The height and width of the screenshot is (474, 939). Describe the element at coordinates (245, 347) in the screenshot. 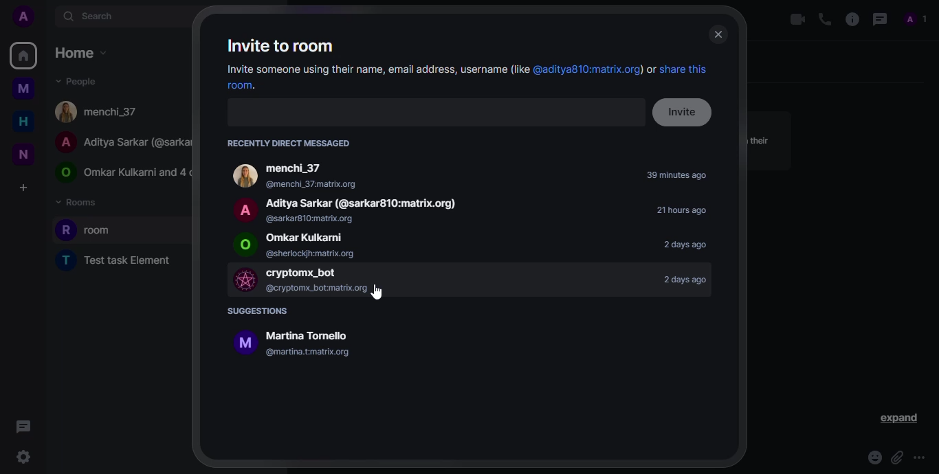

I see `logo` at that location.